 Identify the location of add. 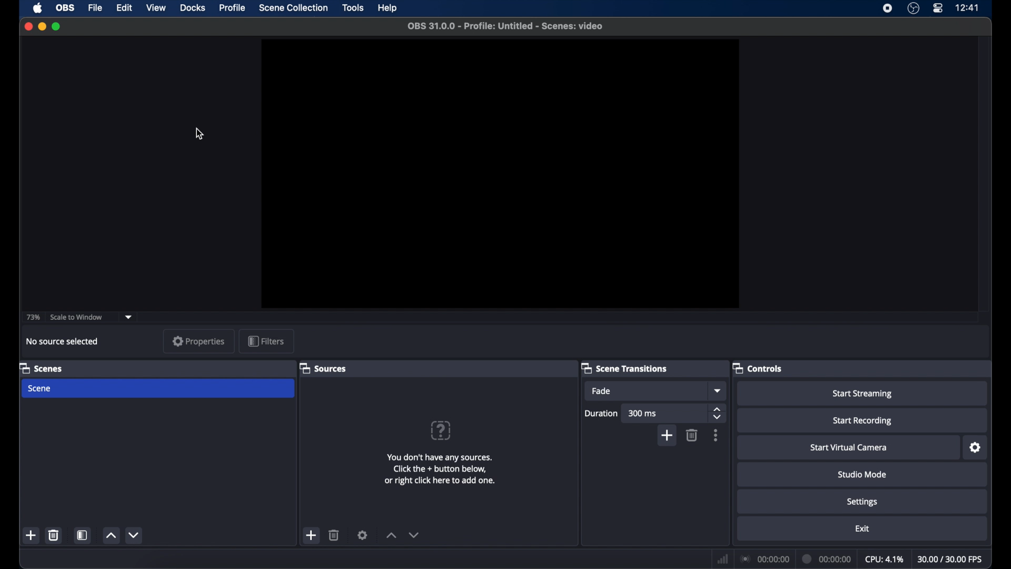
(31, 535).